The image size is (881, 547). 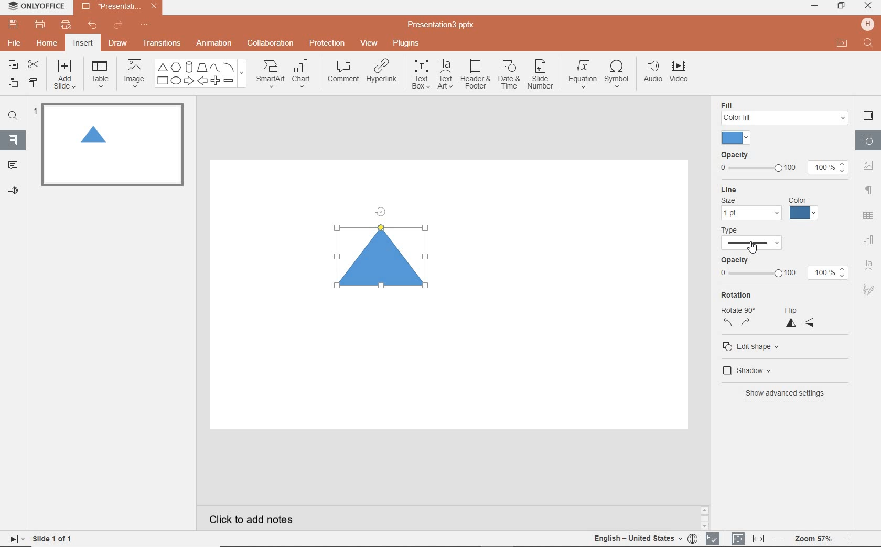 What do you see at coordinates (866, 24) in the screenshot?
I see `profile` at bounding box center [866, 24].